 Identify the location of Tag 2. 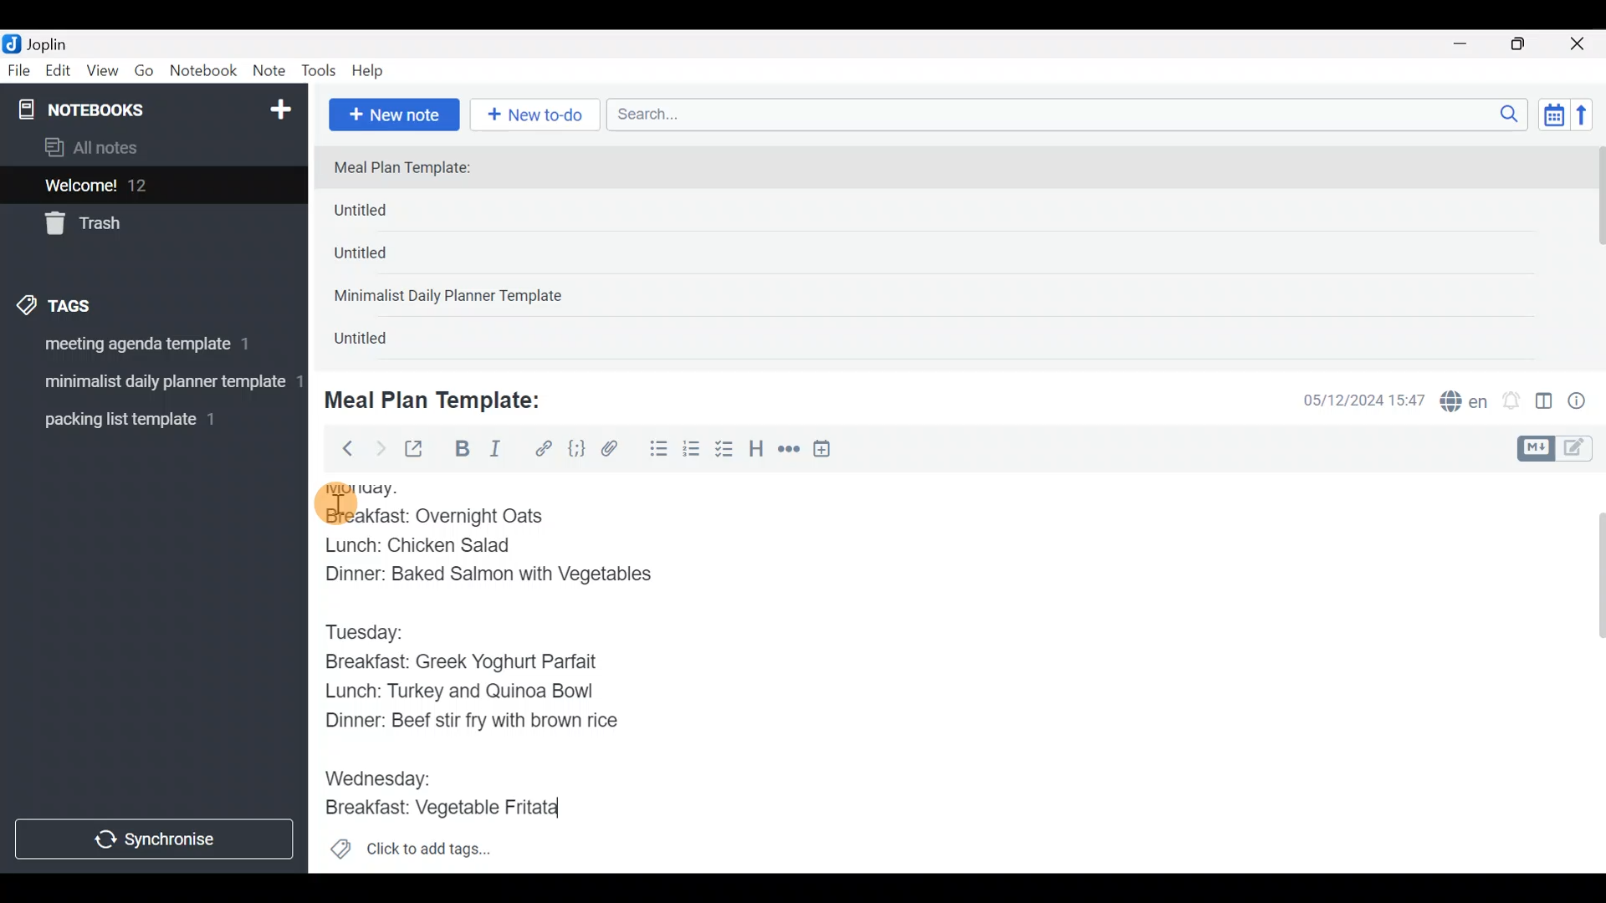
(153, 384).